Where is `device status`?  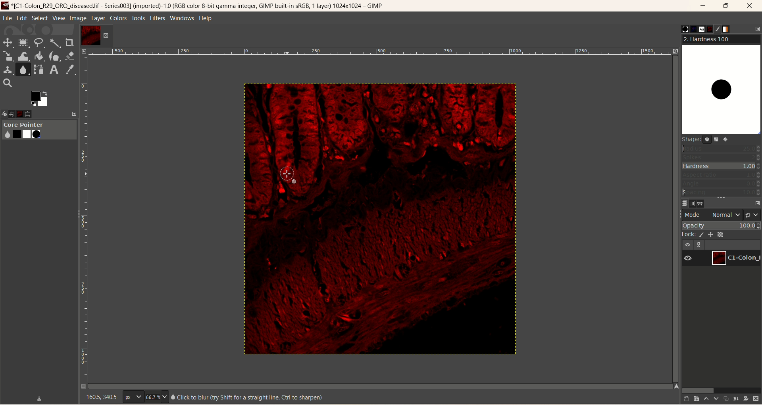 device status is located at coordinates (5, 113).